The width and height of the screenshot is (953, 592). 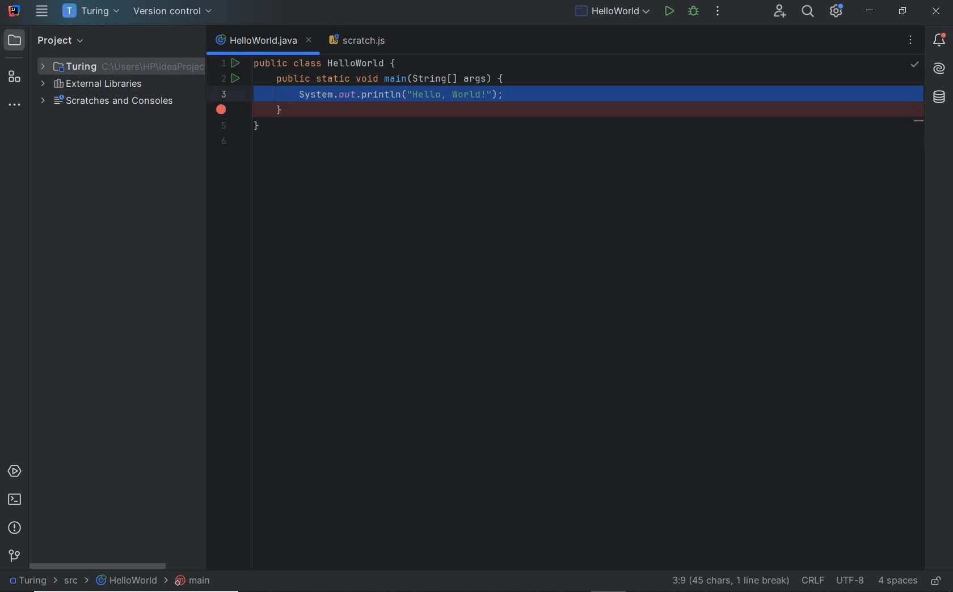 What do you see at coordinates (937, 11) in the screenshot?
I see `close` at bounding box center [937, 11].